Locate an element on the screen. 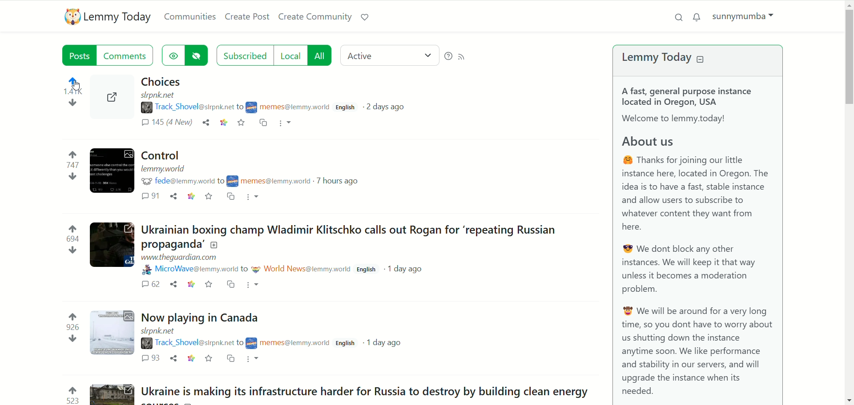  username is located at coordinates (308, 268).